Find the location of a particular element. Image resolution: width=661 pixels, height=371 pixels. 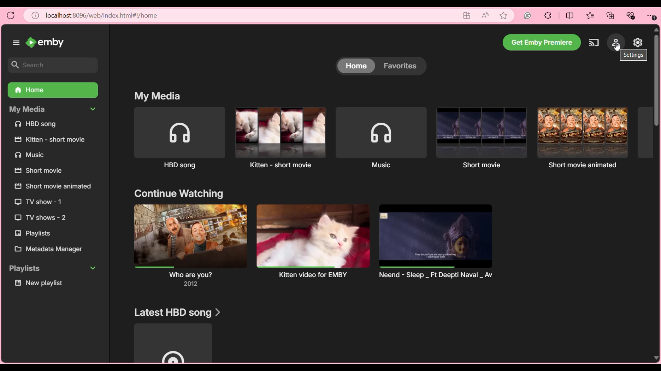

my media is located at coordinates (154, 95).